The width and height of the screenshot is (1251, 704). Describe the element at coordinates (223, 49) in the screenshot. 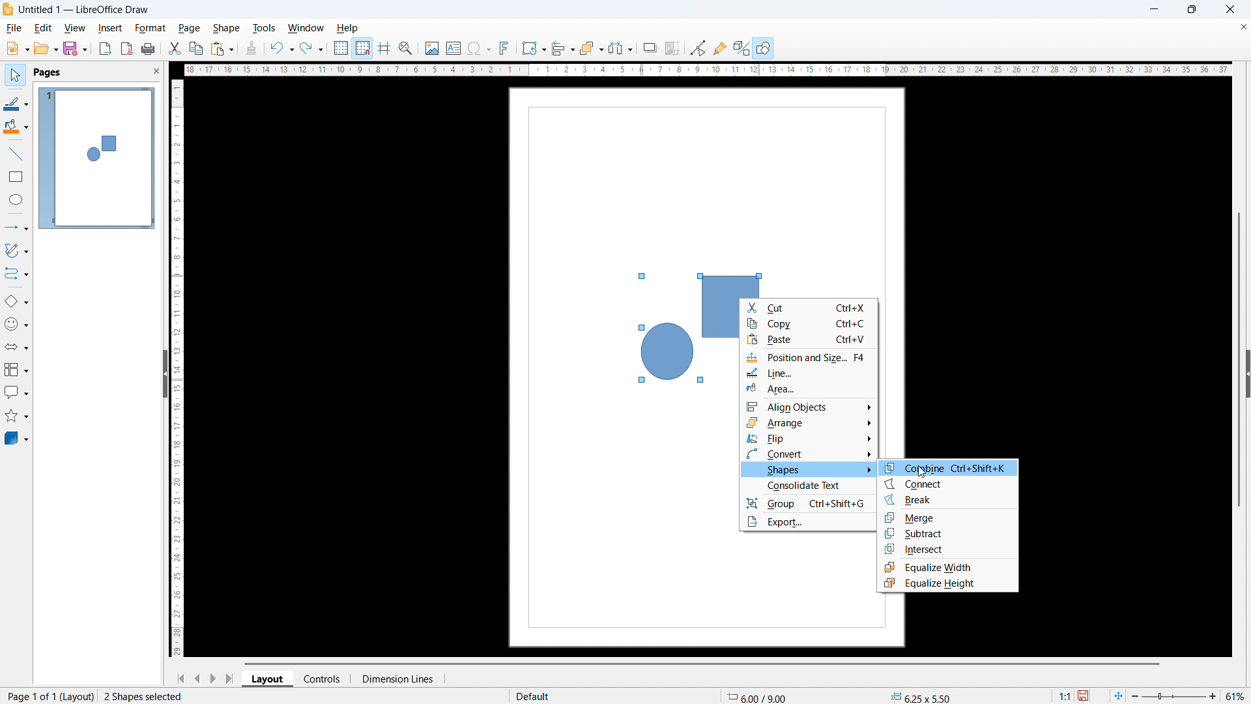

I see `paste` at that location.